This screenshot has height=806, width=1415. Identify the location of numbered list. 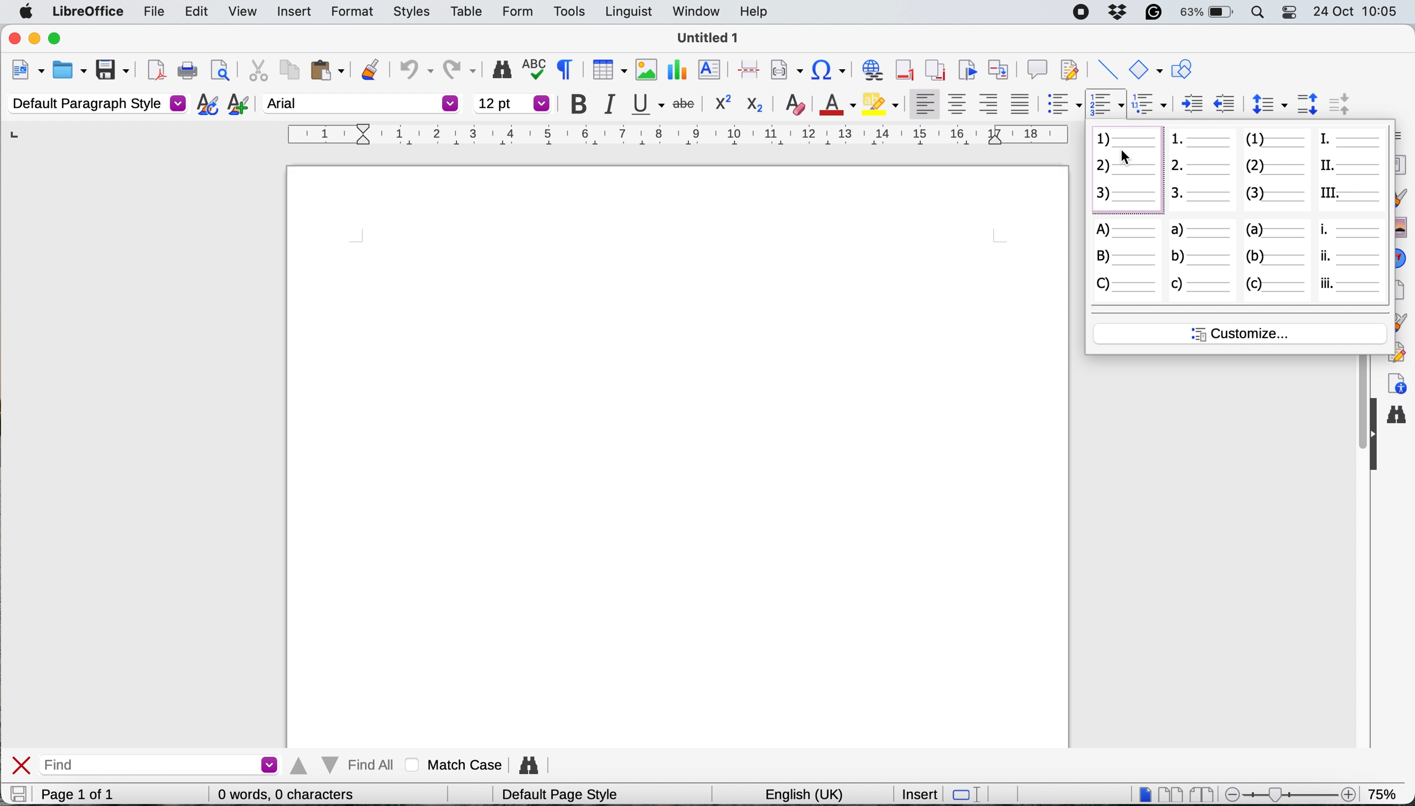
(1278, 168).